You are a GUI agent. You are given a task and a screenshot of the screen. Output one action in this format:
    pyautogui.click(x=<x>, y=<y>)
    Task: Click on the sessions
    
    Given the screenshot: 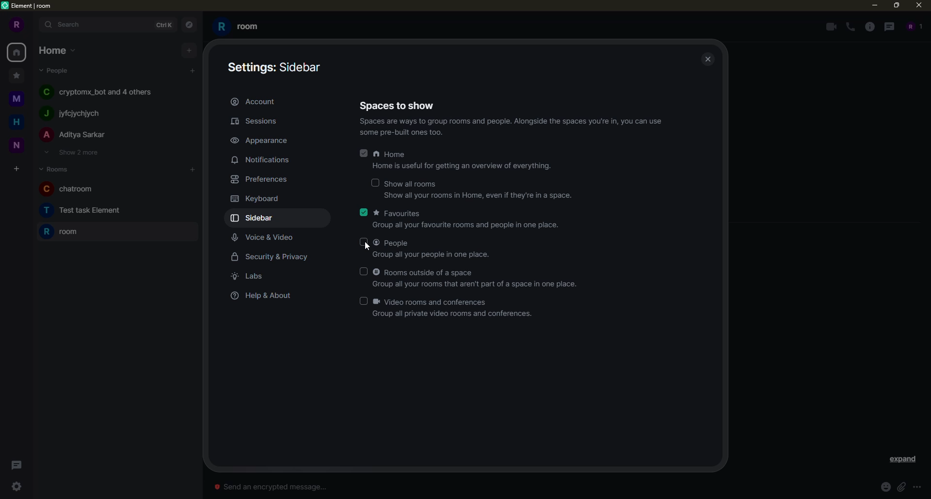 What is the action you would take?
    pyautogui.click(x=257, y=121)
    